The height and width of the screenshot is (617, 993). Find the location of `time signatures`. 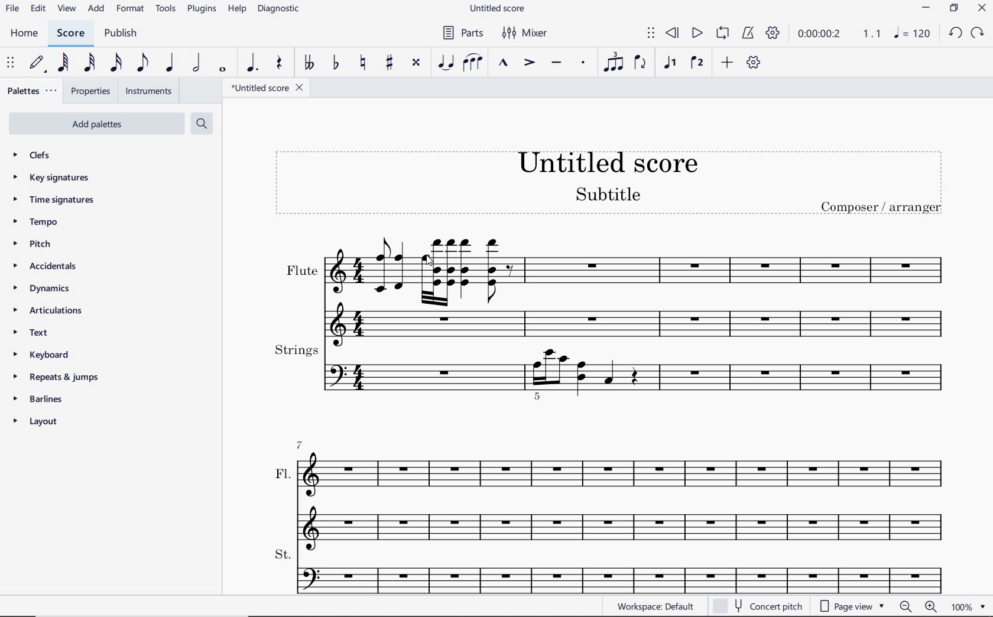

time signatures is located at coordinates (58, 199).